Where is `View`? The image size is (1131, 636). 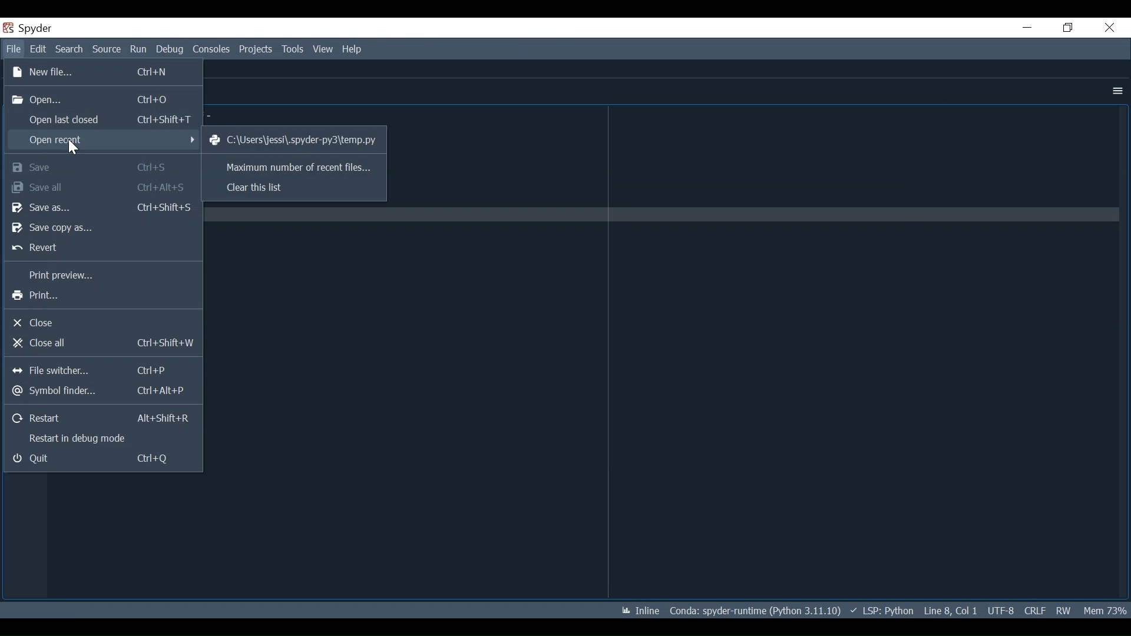 View is located at coordinates (326, 49).